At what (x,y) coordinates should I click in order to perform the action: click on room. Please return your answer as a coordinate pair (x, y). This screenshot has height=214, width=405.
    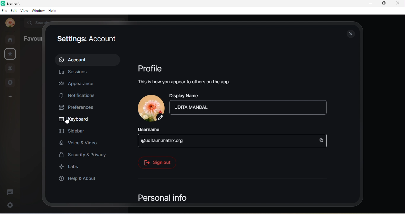
    Looking at the image, I should click on (11, 39).